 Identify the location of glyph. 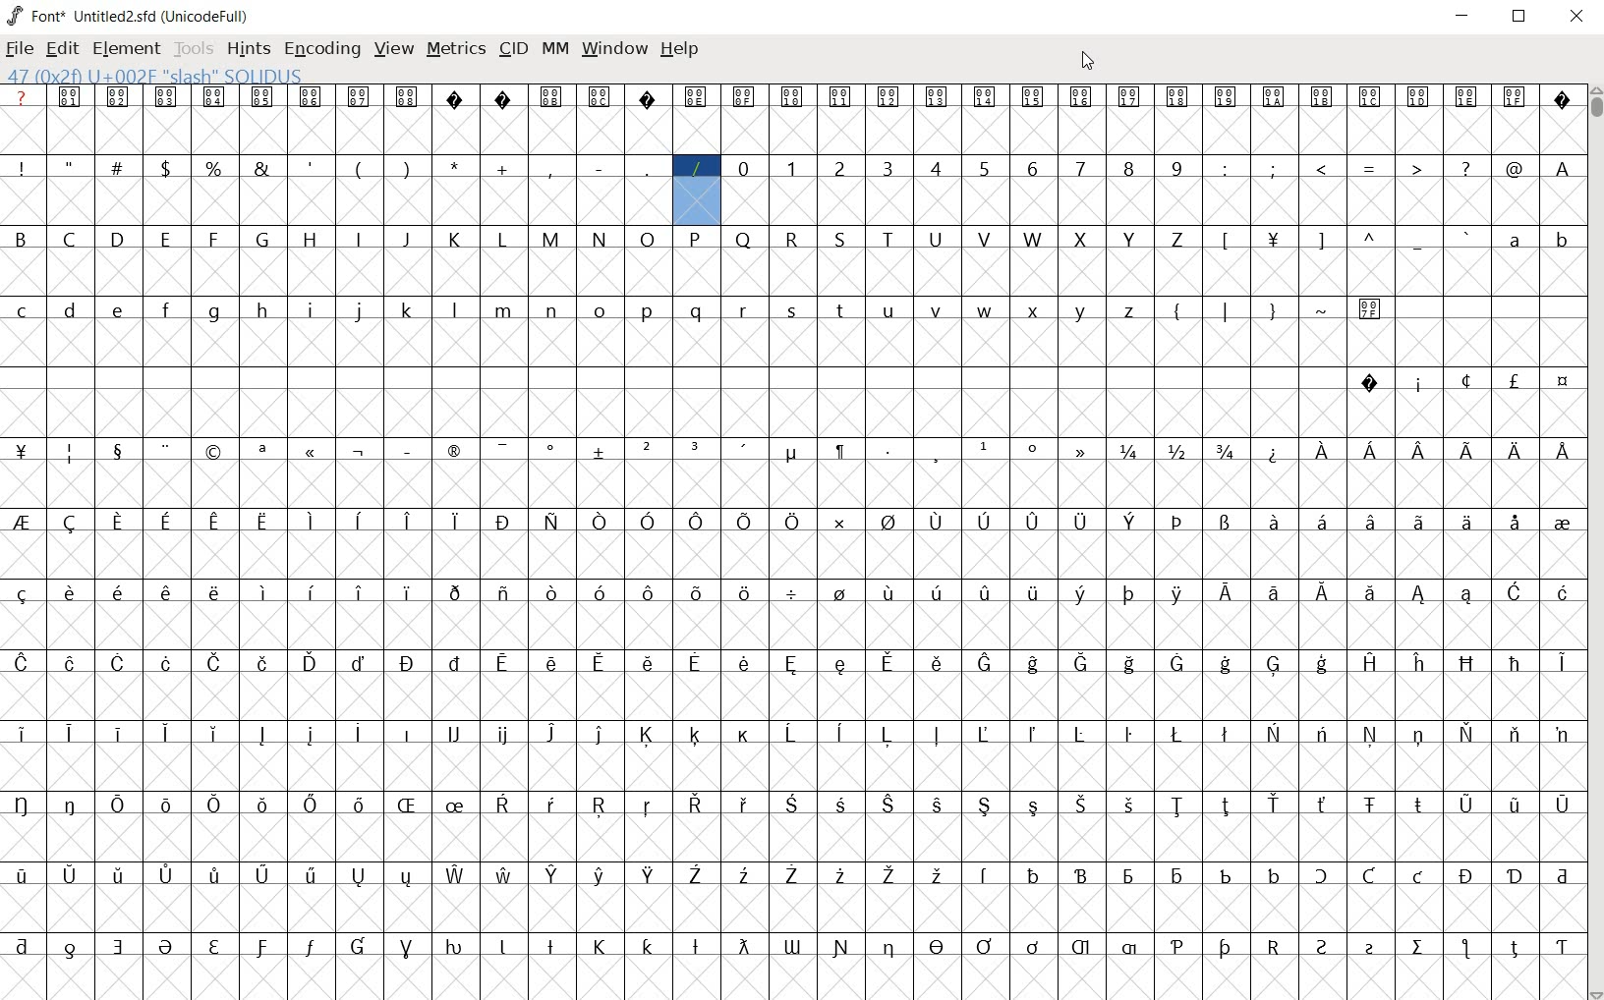
(696, 448).